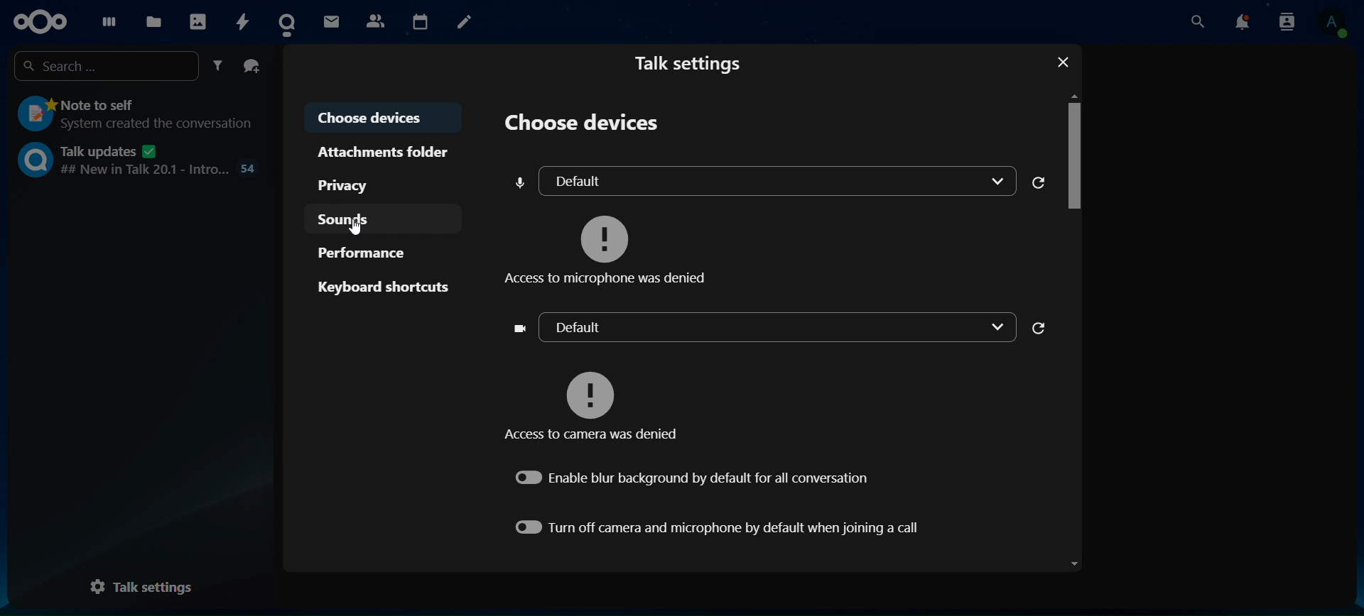 This screenshot has width=1364, height=616. I want to click on logo, so click(41, 21).